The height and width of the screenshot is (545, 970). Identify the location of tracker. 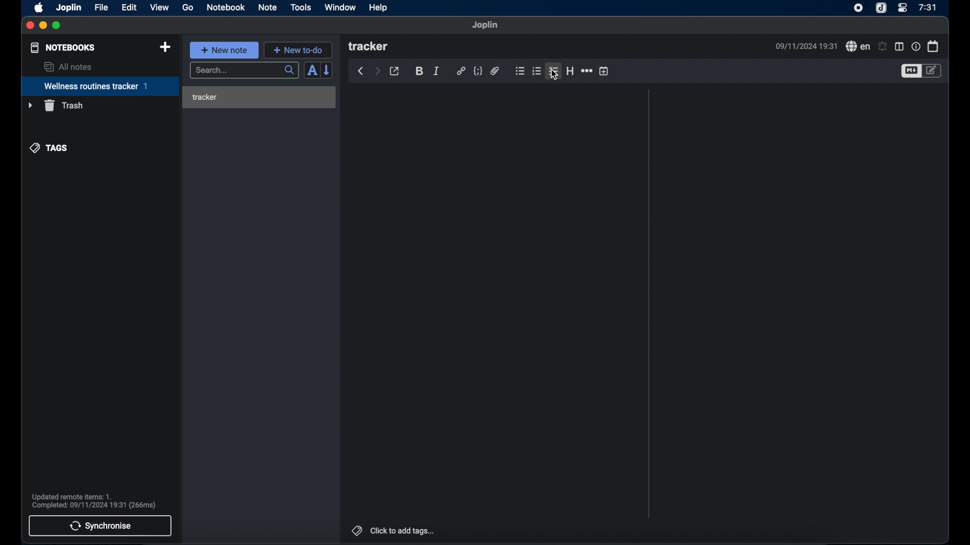
(369, 47).